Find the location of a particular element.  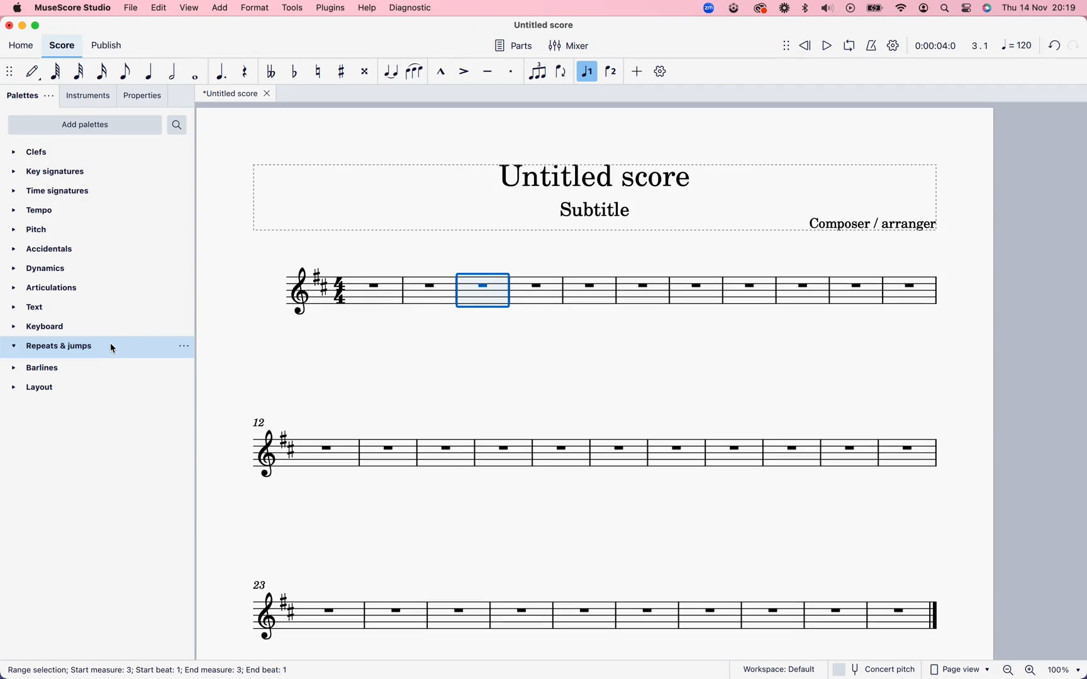

wifi is located at coordinates (903, 8).